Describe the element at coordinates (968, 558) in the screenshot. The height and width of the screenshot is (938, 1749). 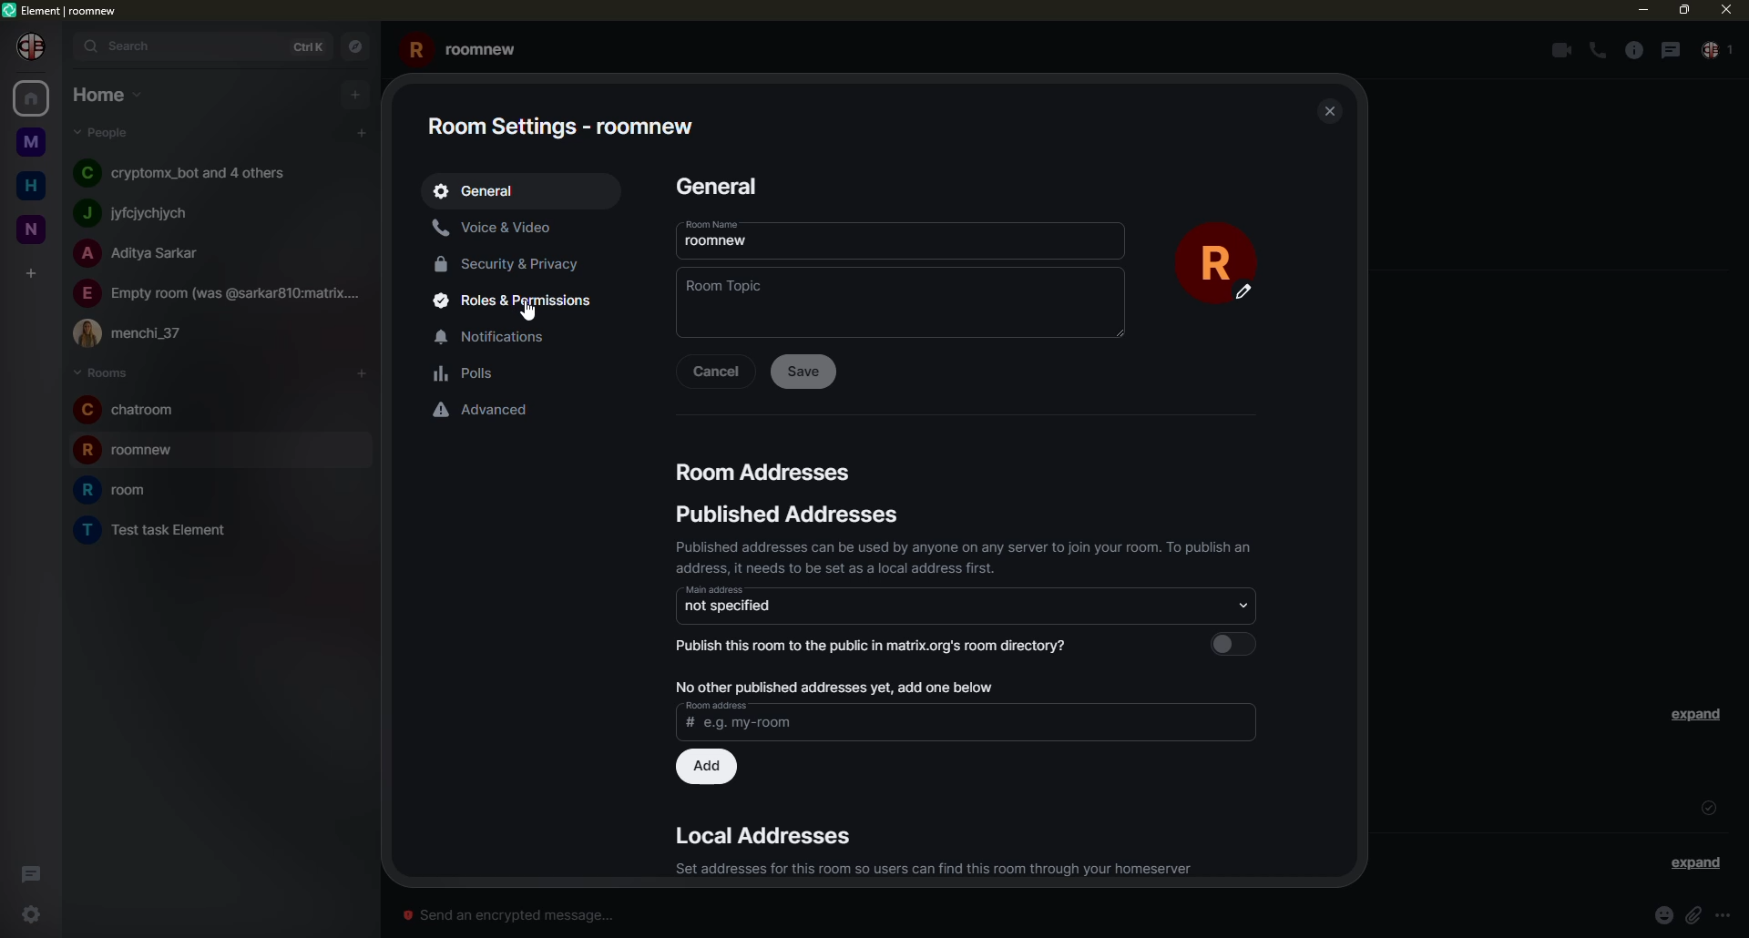
I see `published addresses can be used` at that location.